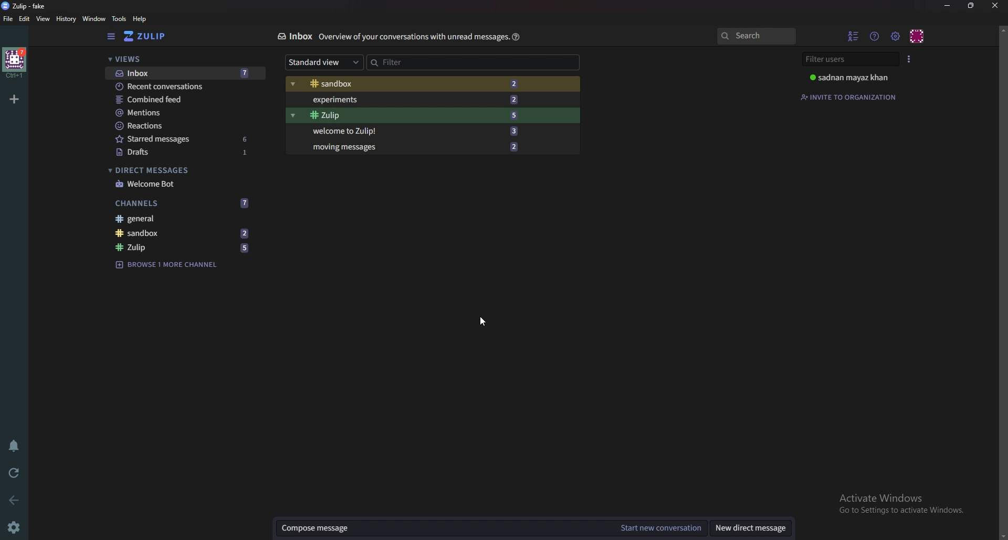  I want to click on Inbox, so click(295, 37).